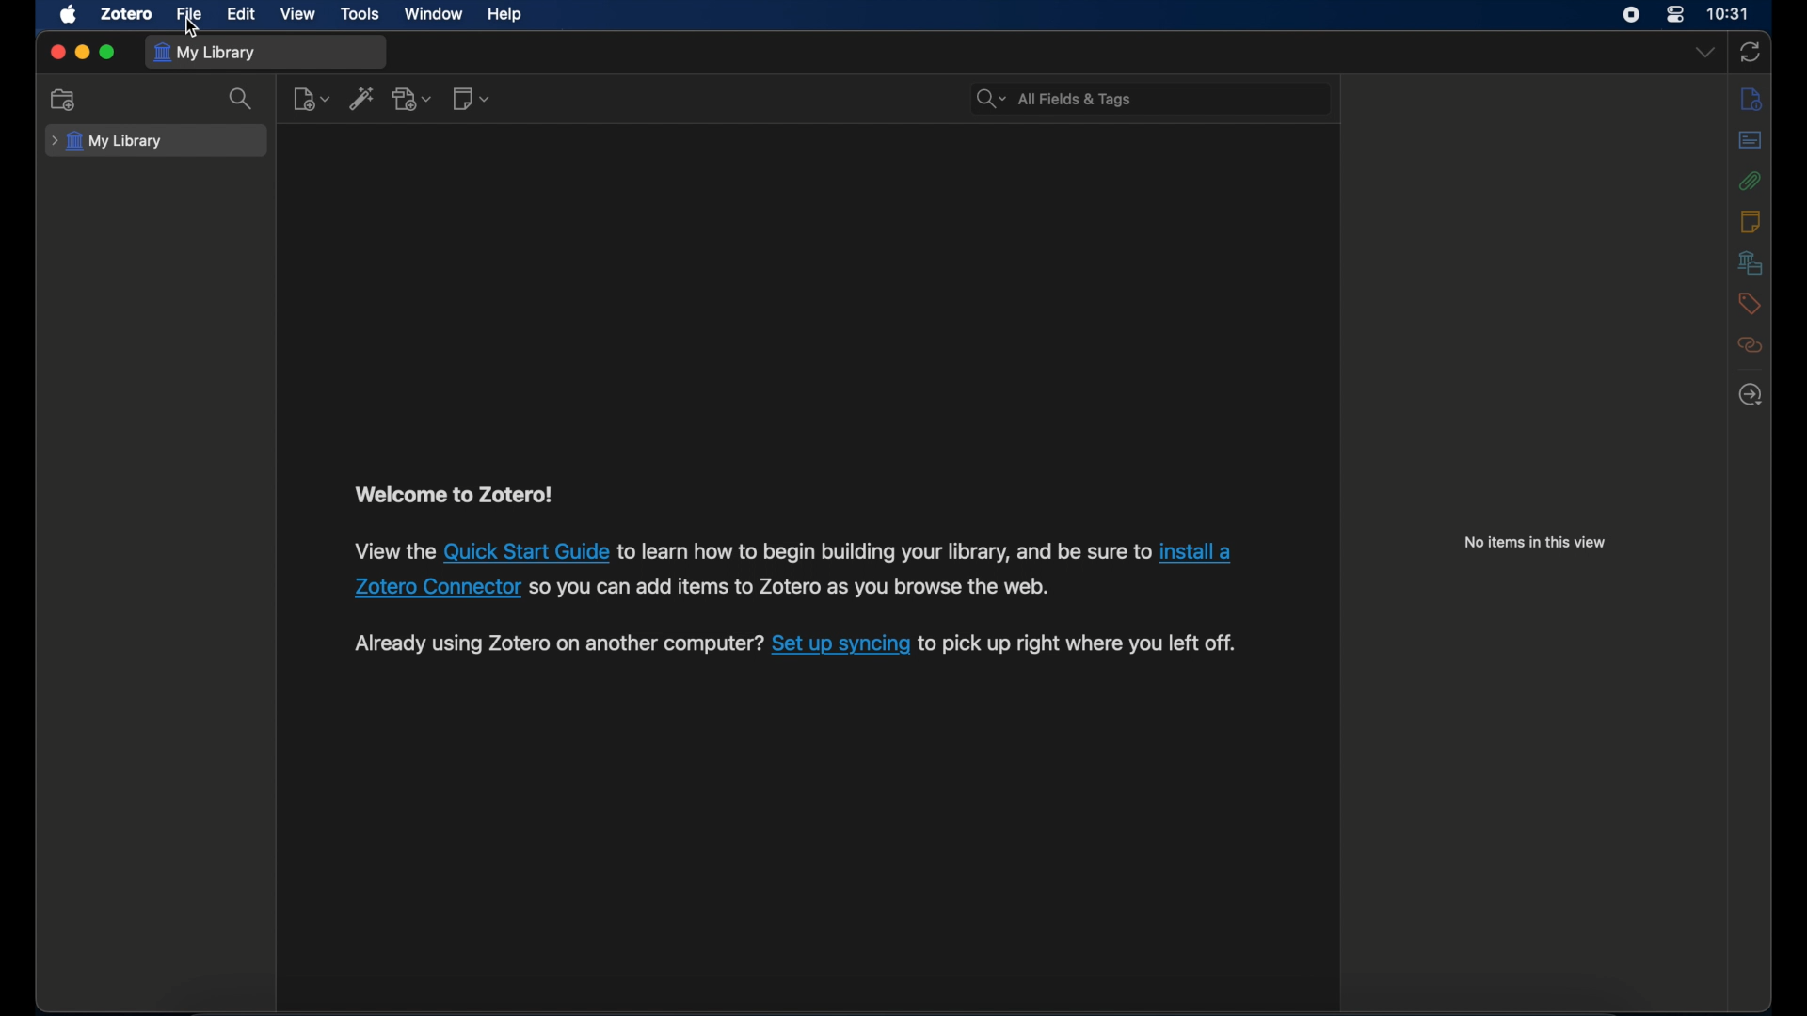  I want to click on minimize, so click(81, 53).